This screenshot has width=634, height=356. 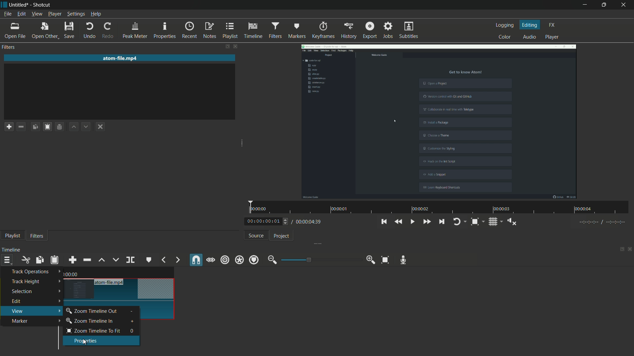 What do you see at coordinates (9, 47) in the screenshot?
I see `filters` at bounding box center [9, 47].